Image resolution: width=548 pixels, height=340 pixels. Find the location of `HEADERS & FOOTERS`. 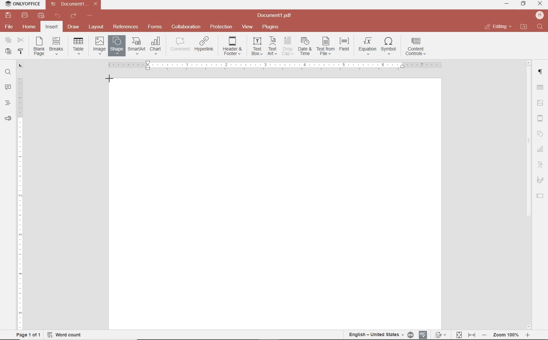

HEADERS & FOOTERS is located at coordinates (540, 119).